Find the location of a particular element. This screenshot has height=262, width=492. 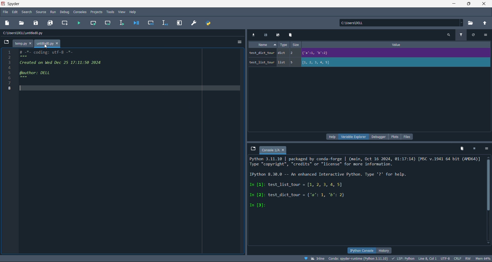

console1/4 is located at coordinates (273, 149).